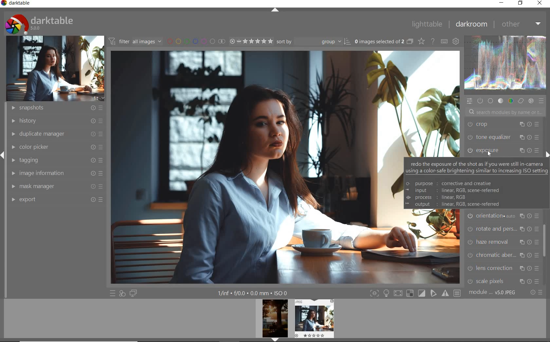 The height and width of the screenshot is (342, 550). What do you see at coordinates (547, 155) in the screenshot?
I see `EXPAND/COLLAPSE` at bounding box center [547, 155].